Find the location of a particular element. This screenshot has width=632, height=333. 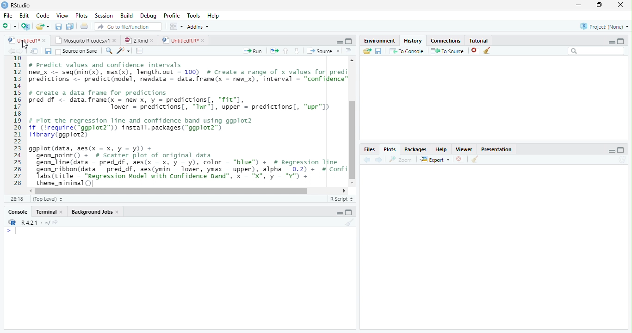

Connection is located at coordinates (446, 41).